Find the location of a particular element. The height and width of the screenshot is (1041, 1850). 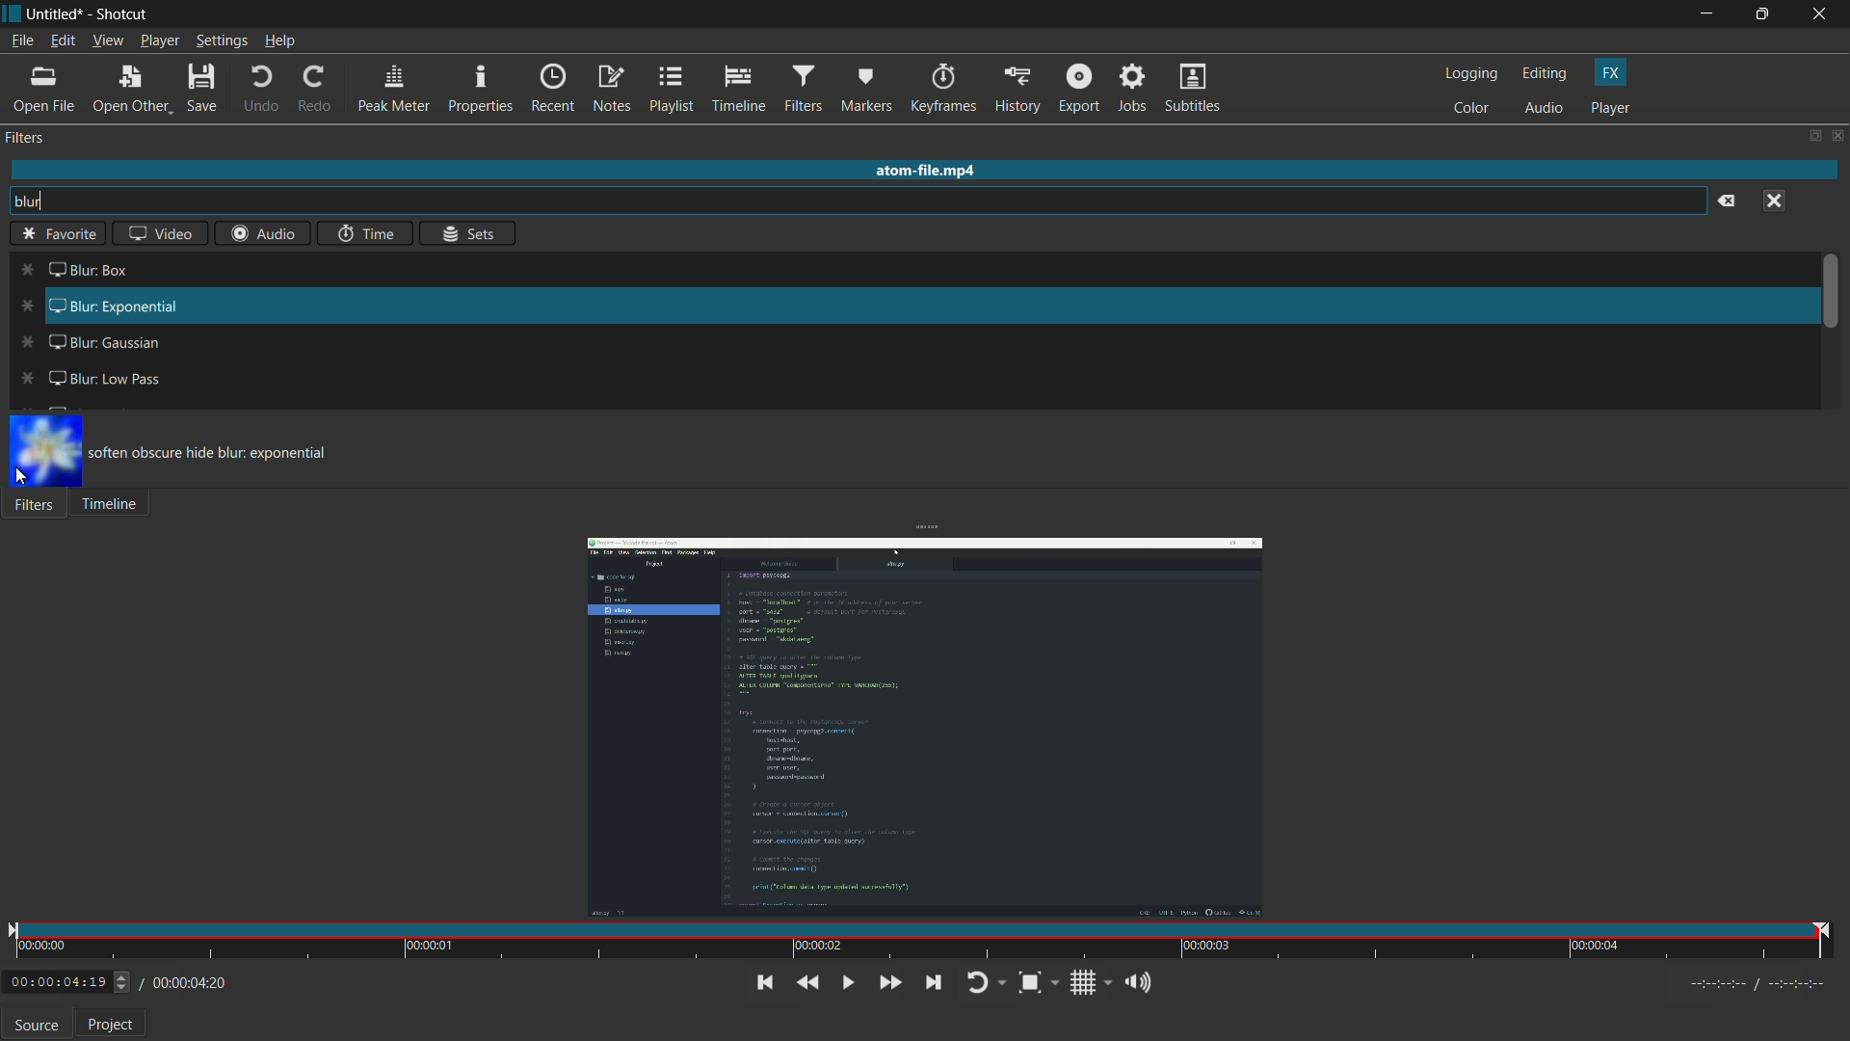

soften obscure hide directional blur: exponential is located at coordinates (228, 453).